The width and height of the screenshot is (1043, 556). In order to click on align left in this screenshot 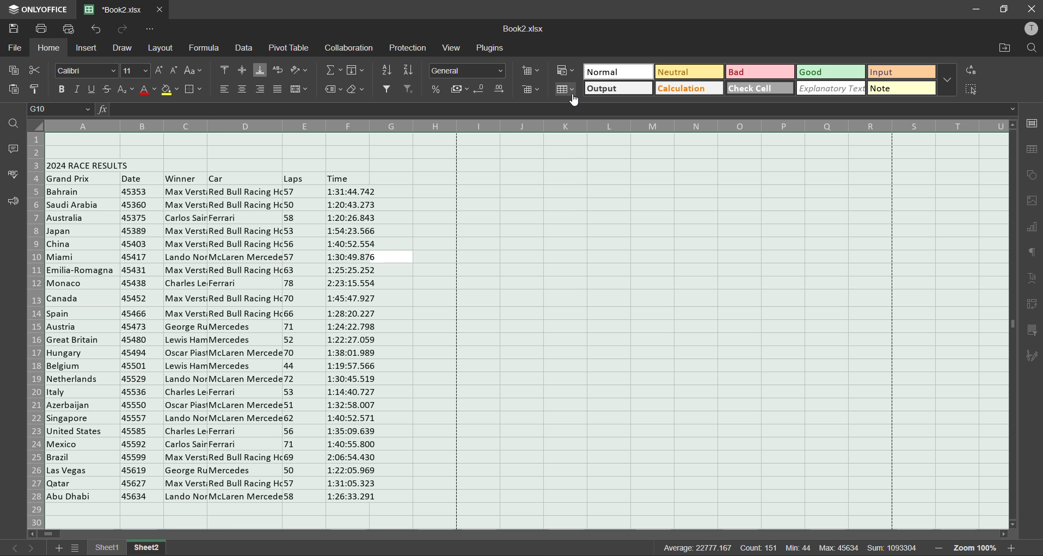, I will do `click(225, 89)`.